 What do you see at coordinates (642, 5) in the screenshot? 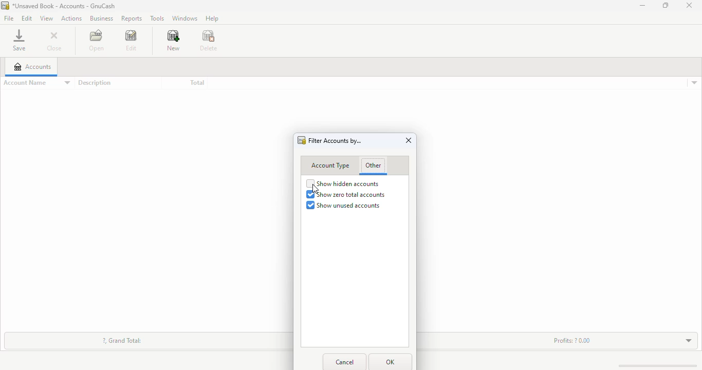
I see `minimize` at bounding box center [642, 5].